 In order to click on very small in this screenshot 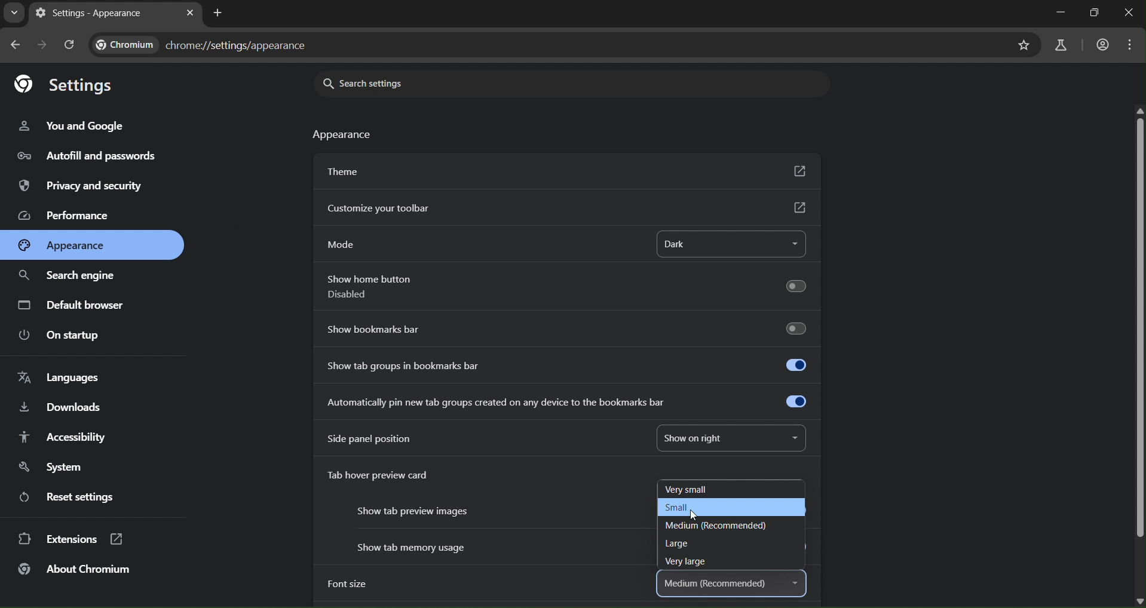, I will do `click(696, 490)`.